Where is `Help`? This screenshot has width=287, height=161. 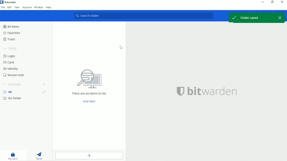
Help is located at coordinates (49, 7).